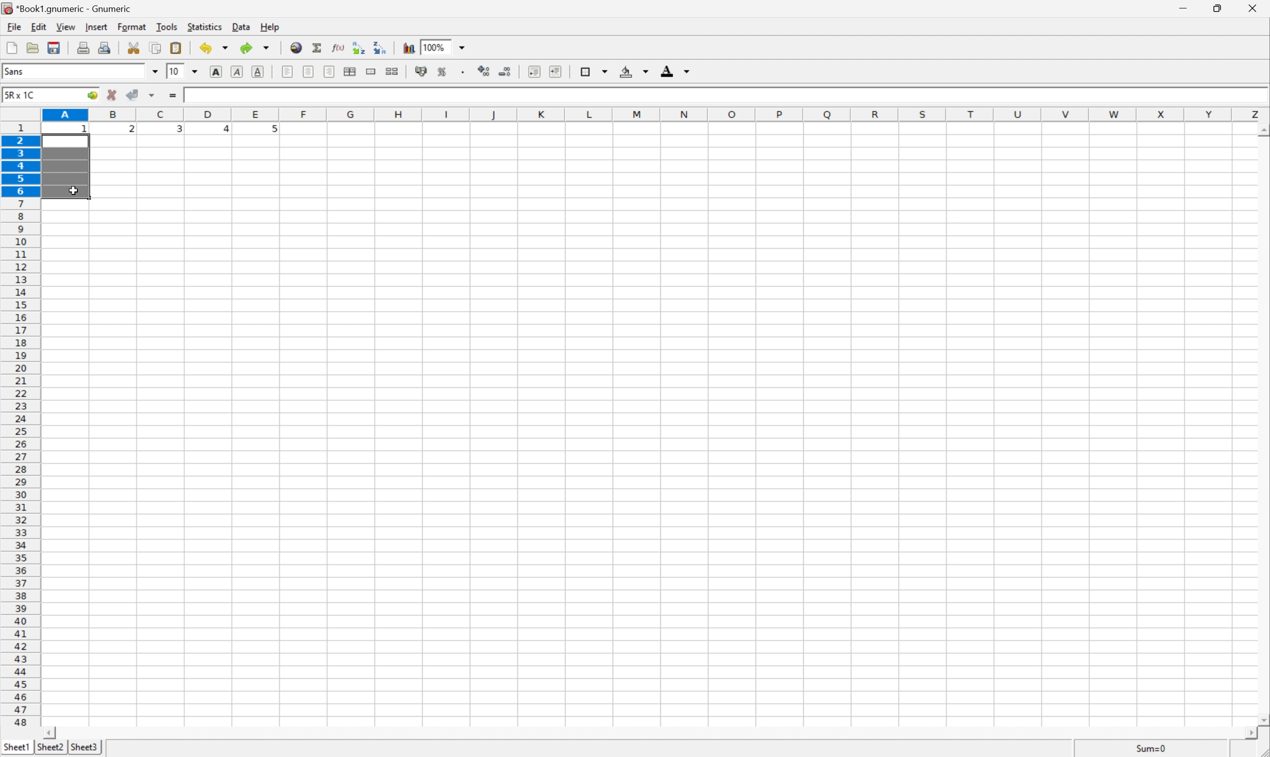  Describe the element at coordinates (54, 47) in the screenshot. I see `save current workbook` at that location.